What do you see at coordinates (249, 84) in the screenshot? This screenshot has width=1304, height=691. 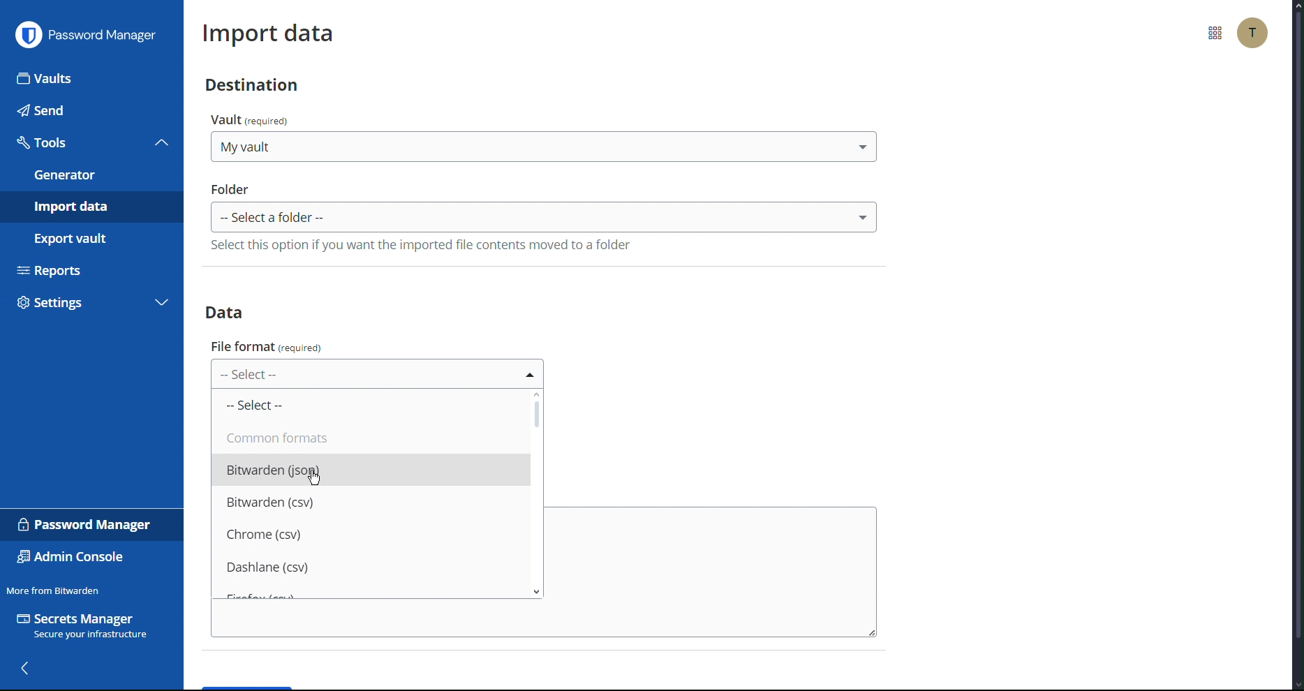 I see `Destination` at bounding box center [249, 84].